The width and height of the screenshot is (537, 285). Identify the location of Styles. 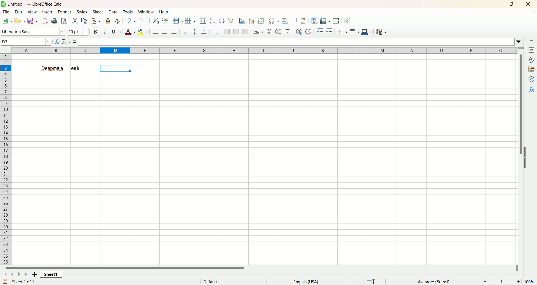
(82, 12).